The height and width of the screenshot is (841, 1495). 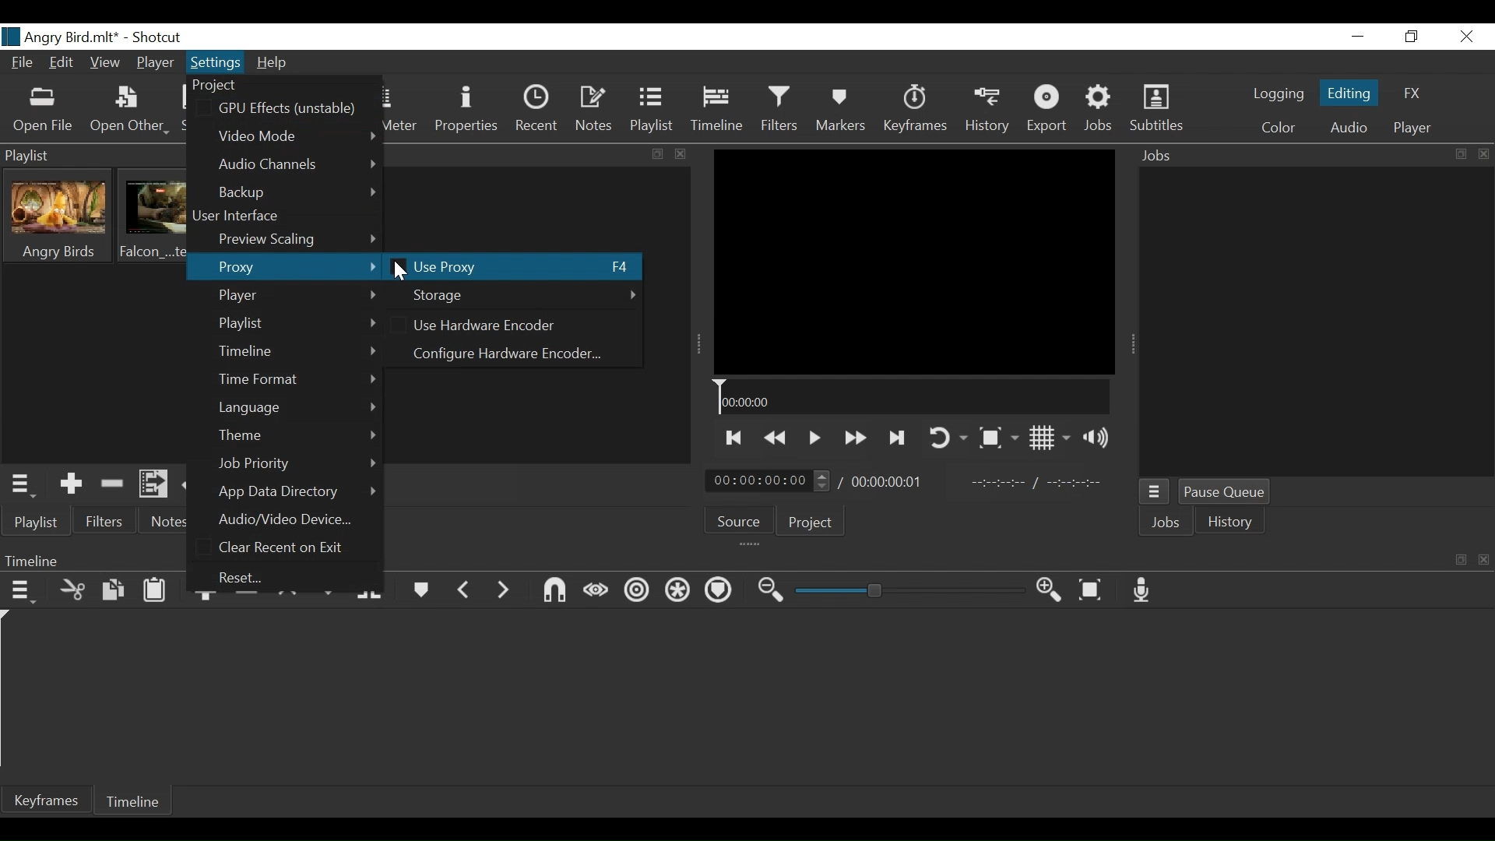 What do you see at coordinates (296, 241) in the screenshot?
I see `Preview Scaling` at bounding box center [296, 241].